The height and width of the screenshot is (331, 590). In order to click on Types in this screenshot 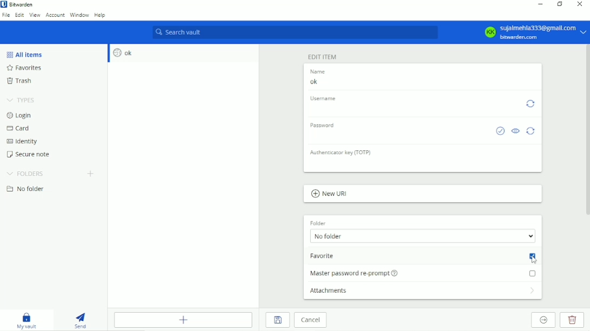, I will do `click(20, 100)`.